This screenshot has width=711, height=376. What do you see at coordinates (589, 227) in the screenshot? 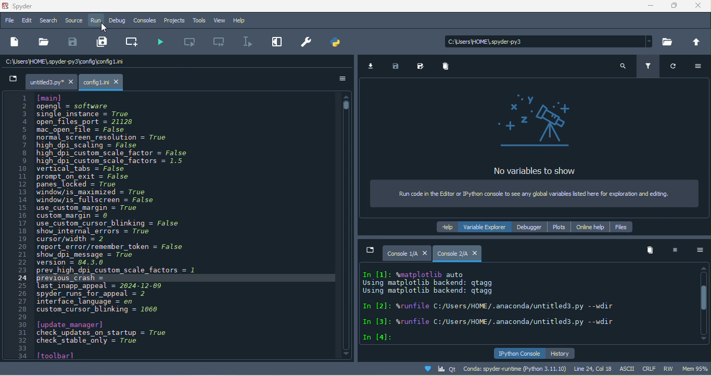
I see `online help` at bounding box center [589, 227].